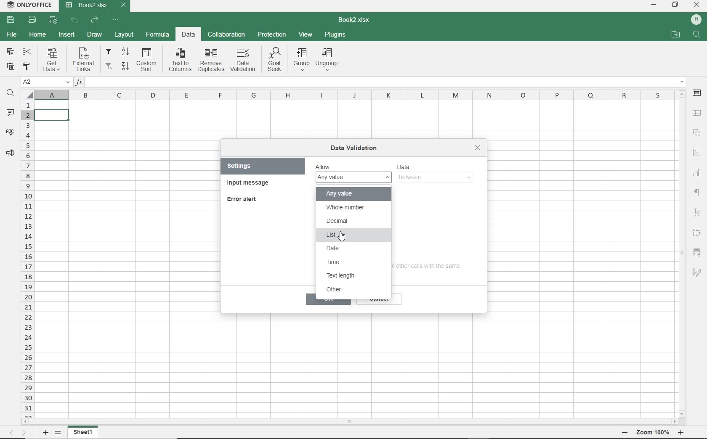 This screenshot has height=439, width=707. What do you see at coordinates (697, 253) in the screenshot?
I see `SLICER` at bounding box center [697, 253].